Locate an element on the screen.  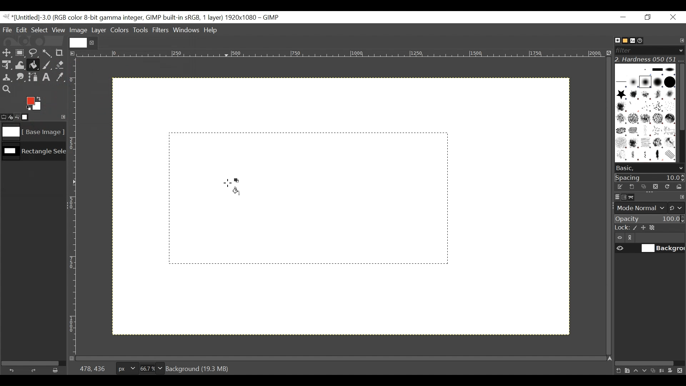
Active Foreground color is located at coordinates (36, 102).